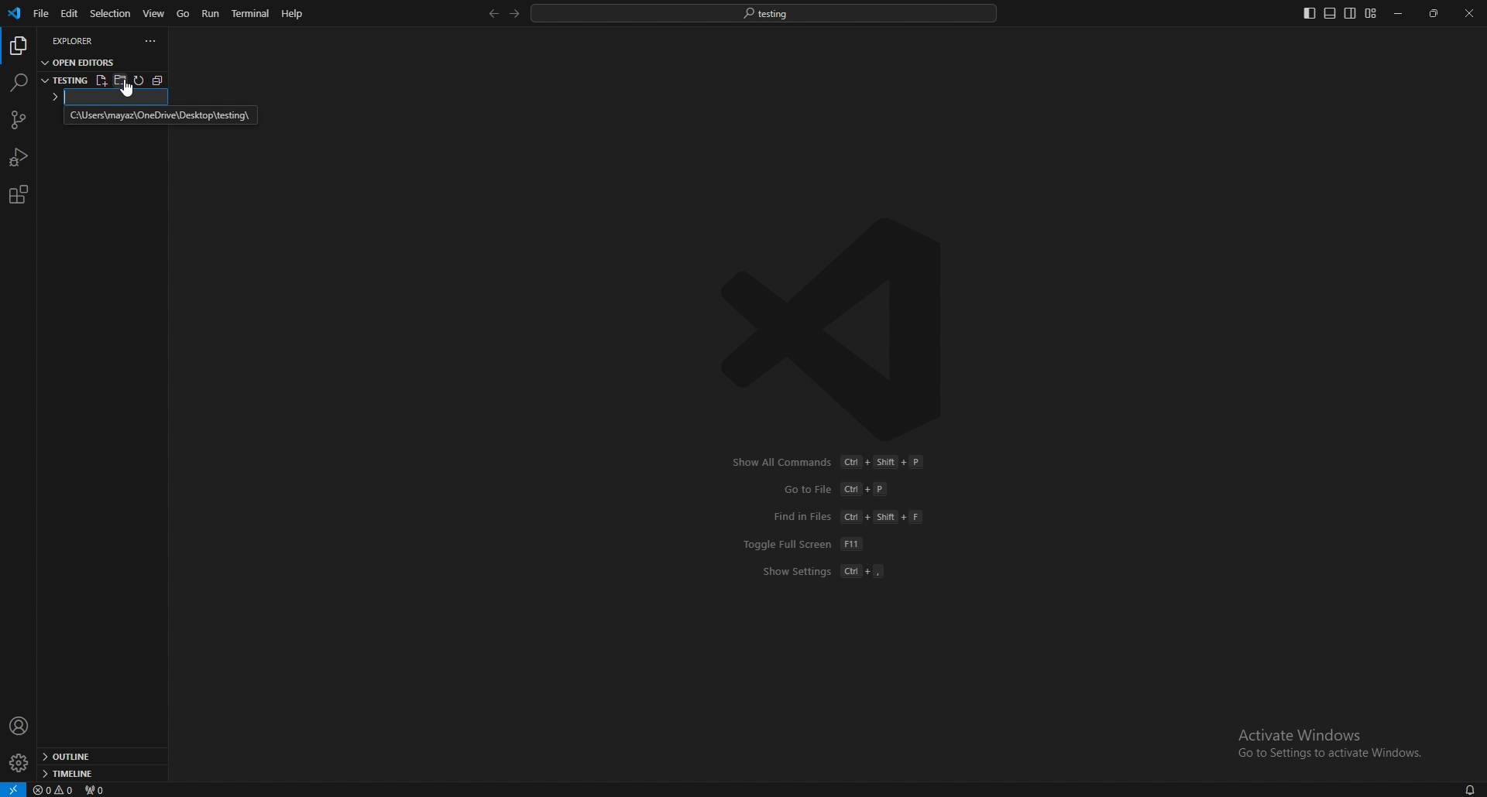 The image size is (1487, 797). What do you see at coordinates (1435, 14) in the screenshot?
I see `resize` at bounding box center [1435, 14].